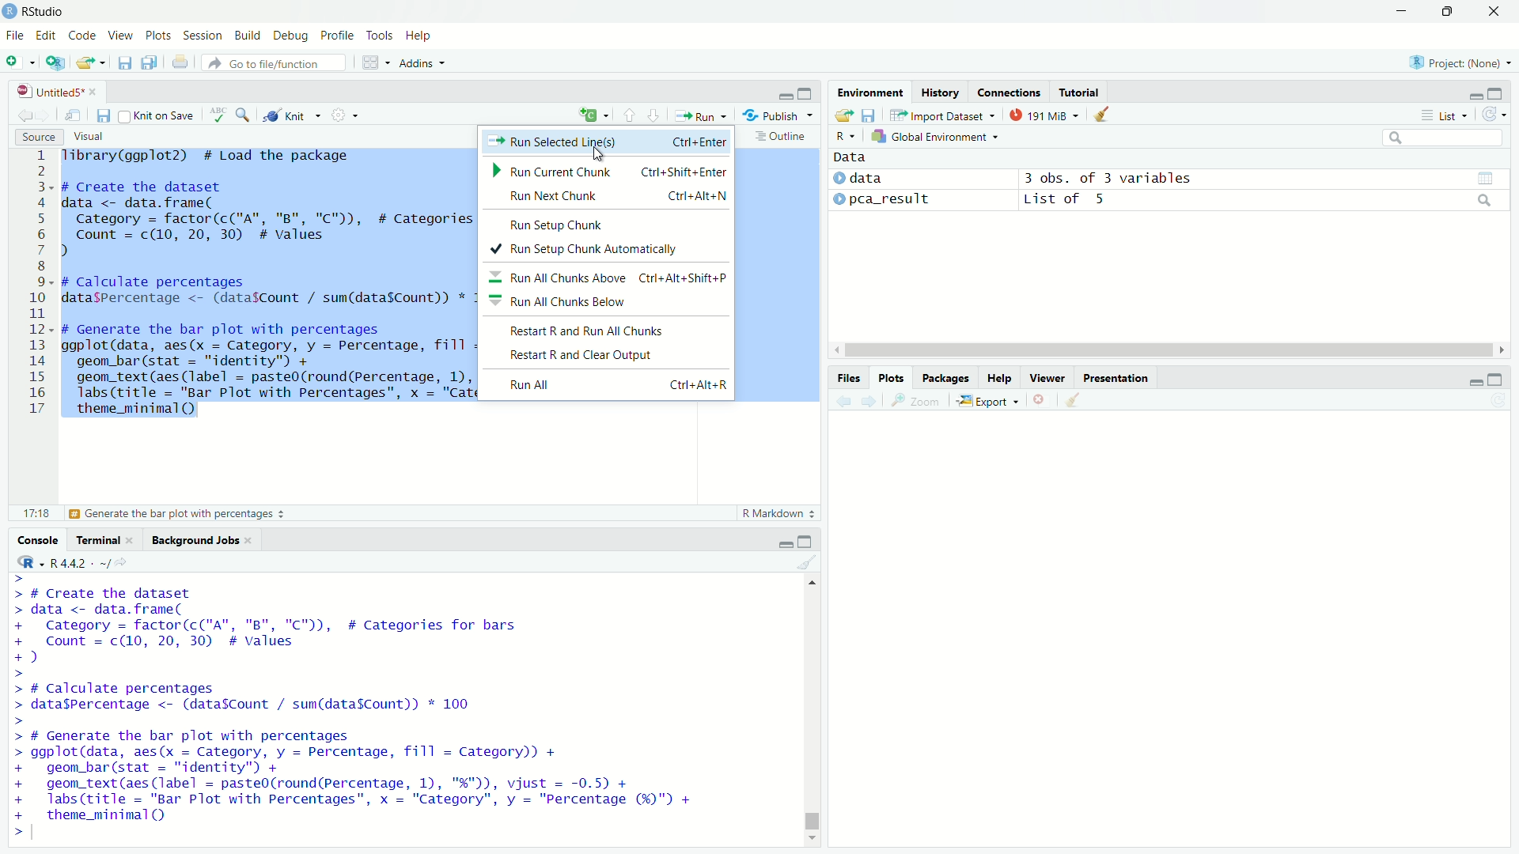 The width and height of the screenshot is (1519, 854). What do you see at coordinates (774, 514) in the screenshot?
I see `R markdown` at bounding box center [774, 514].